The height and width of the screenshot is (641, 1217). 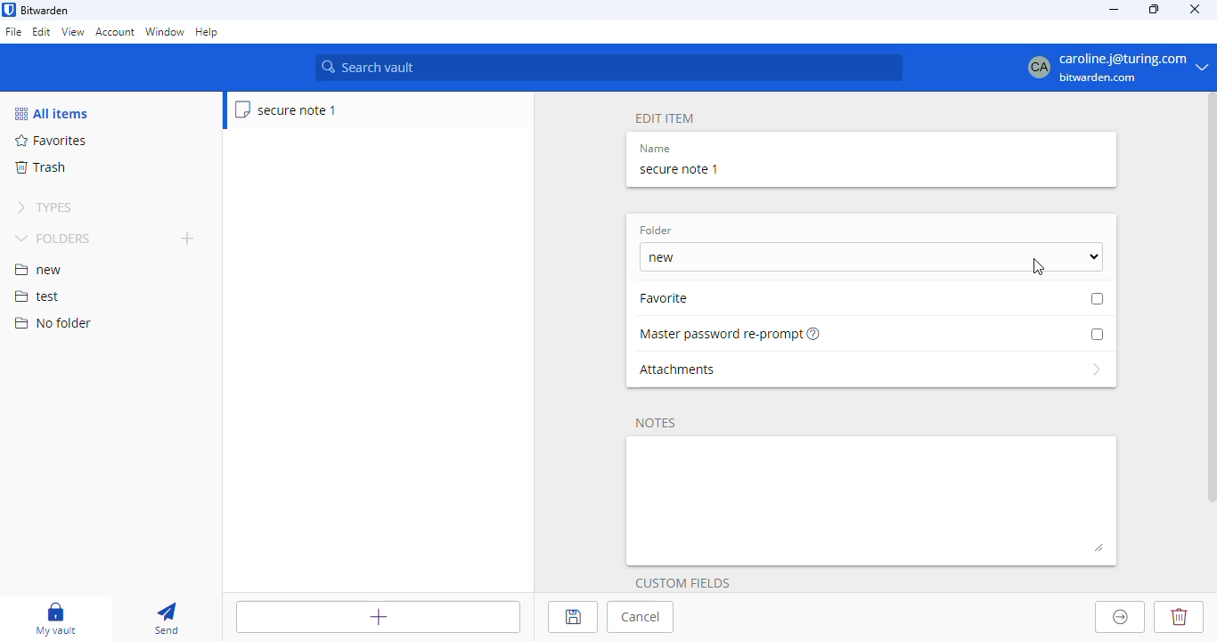 I want to click on test, so click(x=37, y=297).